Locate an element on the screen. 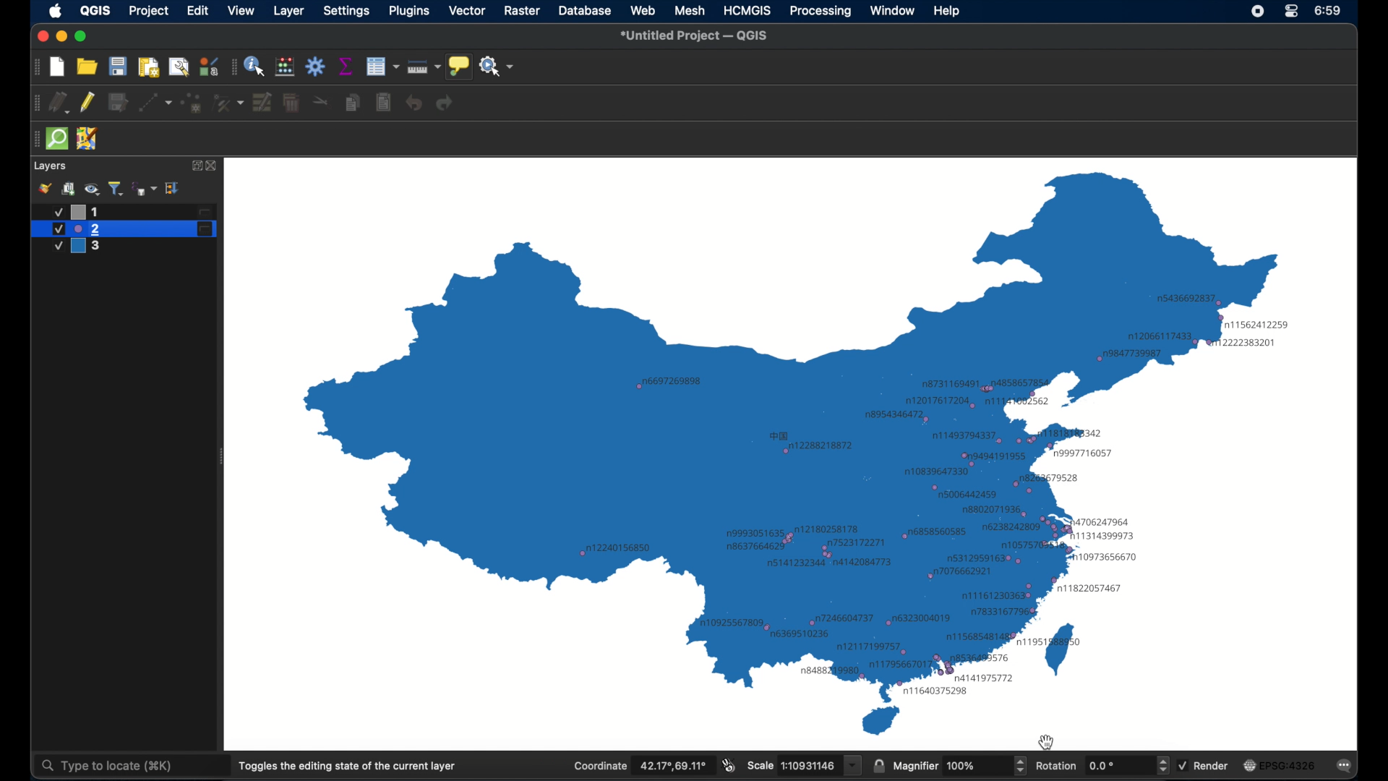 This screenshot has height=781, width=1388. QGIS is located at coordinates (97, 10).